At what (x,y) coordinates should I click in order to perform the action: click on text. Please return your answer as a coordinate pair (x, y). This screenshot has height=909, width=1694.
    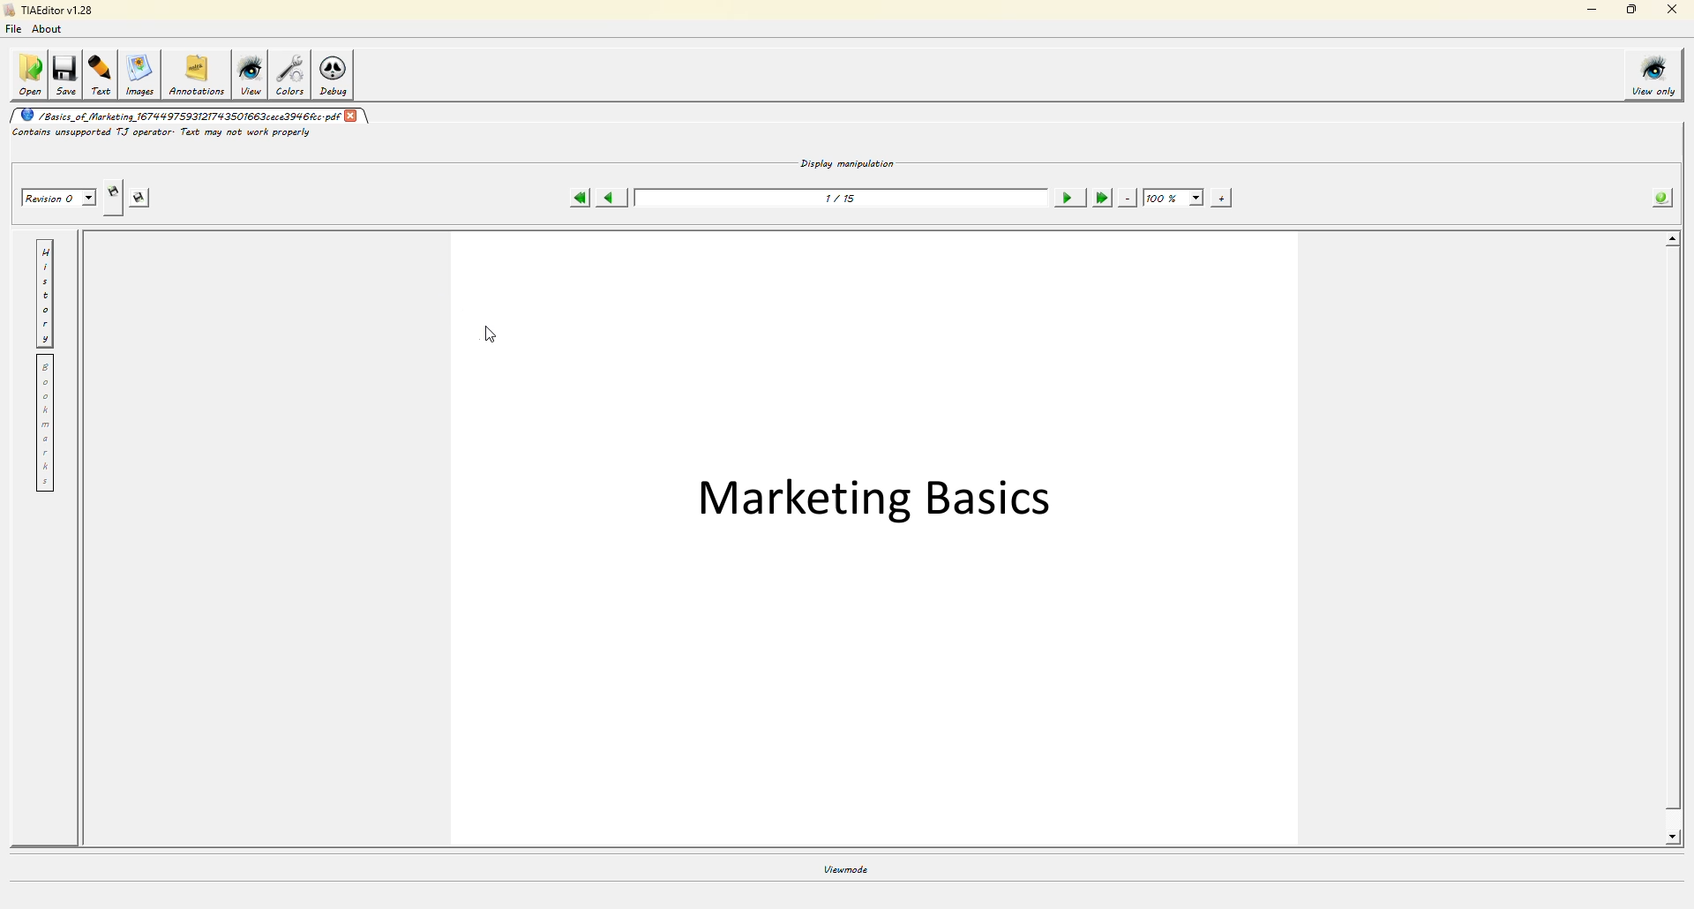
    Looking at the image, I should click on (101, 75).